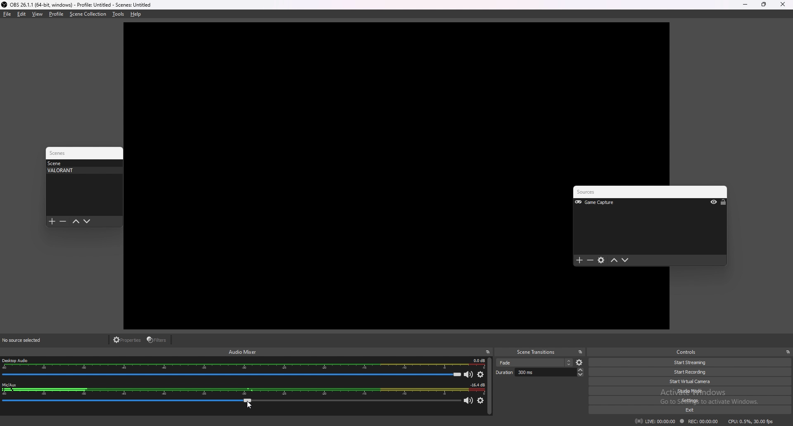 This screenshot has height=426, width=793. Describe the element at coordinates (232, 402) in the screenshot. I see `mic/aux bar` at that location.